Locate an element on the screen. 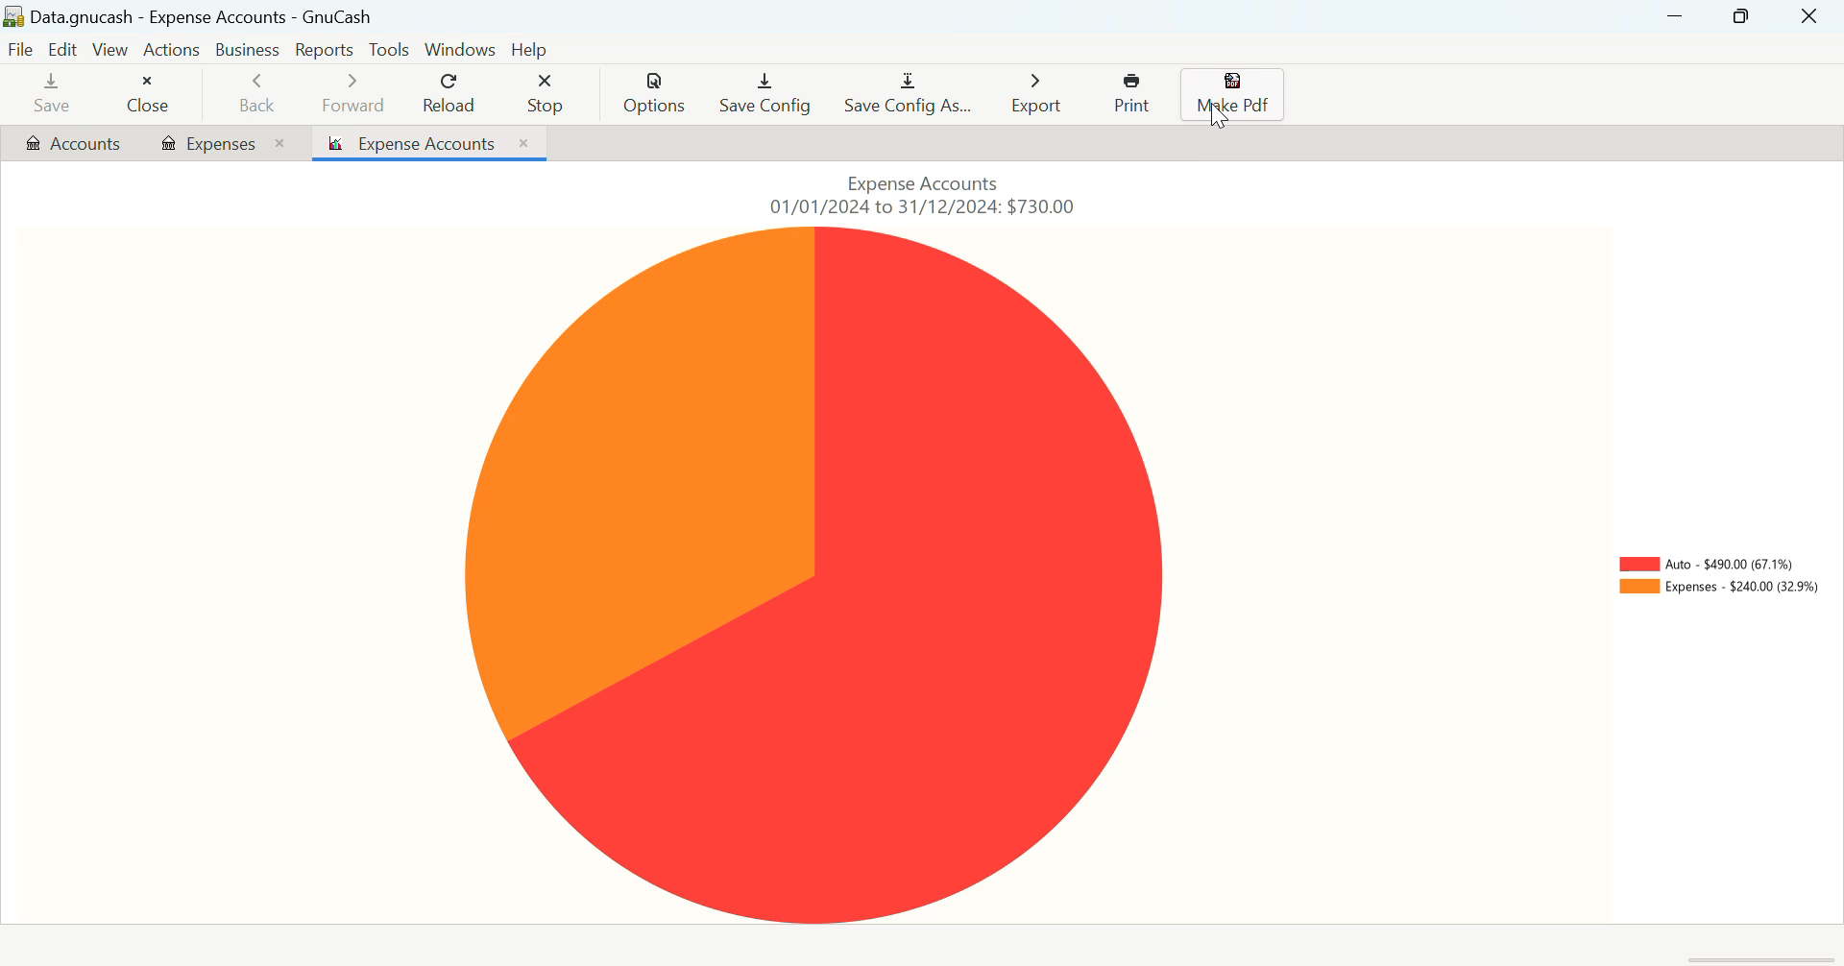 The image size is (1844, 966). Reload is located at coordinates (451, 94).